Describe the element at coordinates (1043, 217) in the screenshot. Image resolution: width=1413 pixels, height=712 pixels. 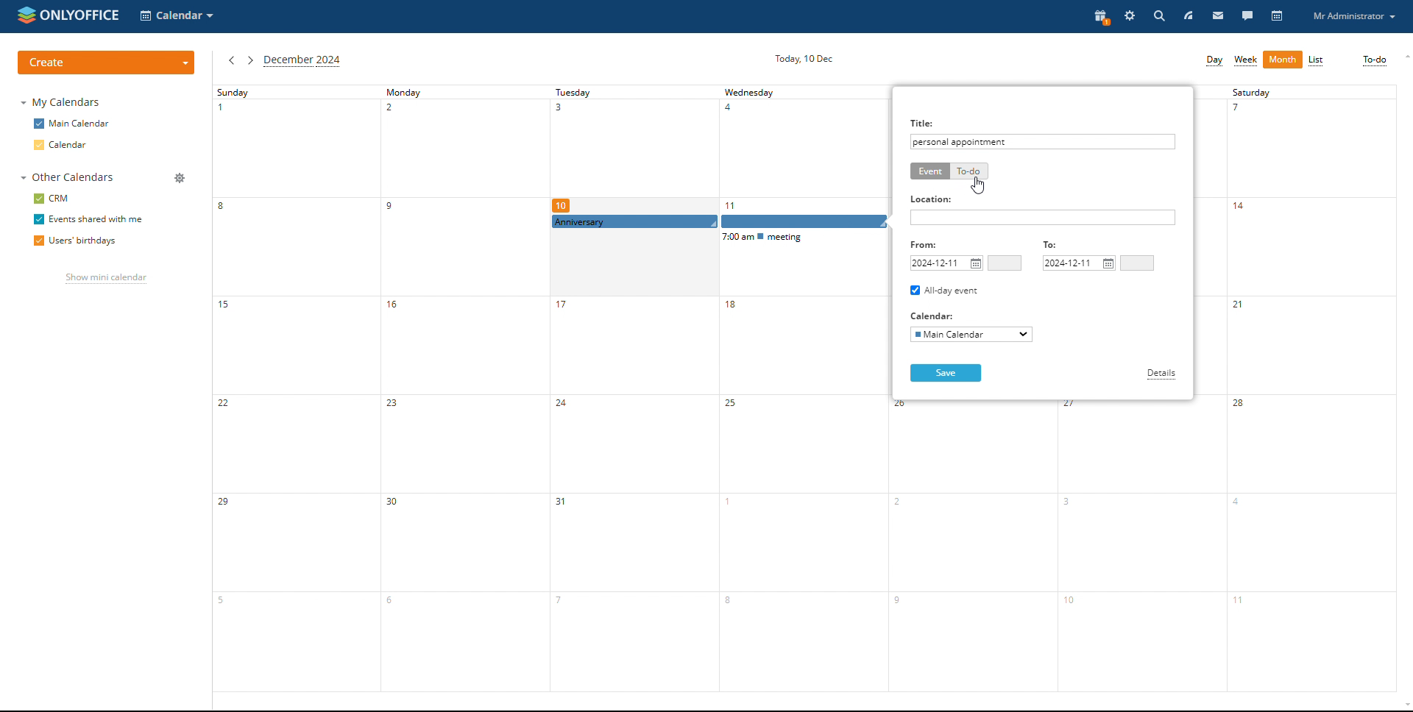
I see `add location` at that location.